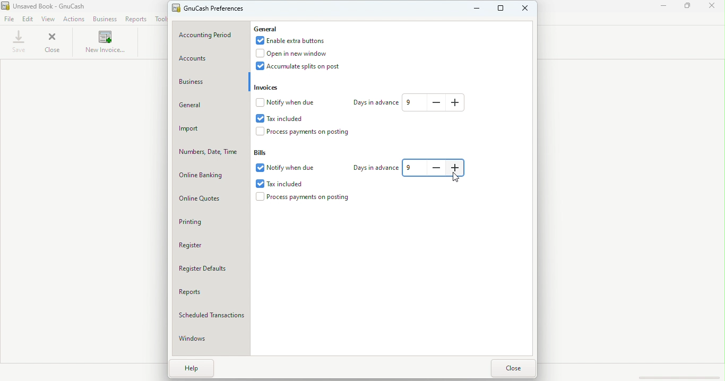  I want to click on Business, so click(106, 19).